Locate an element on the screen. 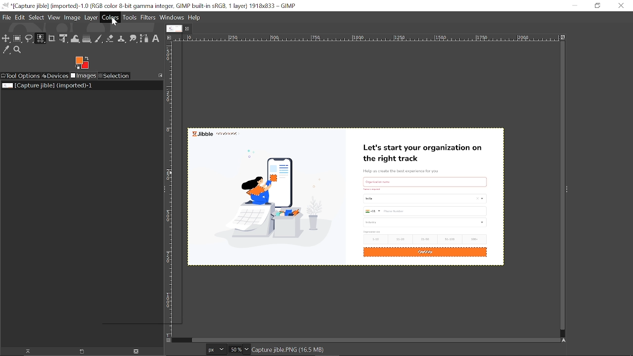 The height and width of the screenshot is (356, 633). cursor is located at coordinates (115, 22).